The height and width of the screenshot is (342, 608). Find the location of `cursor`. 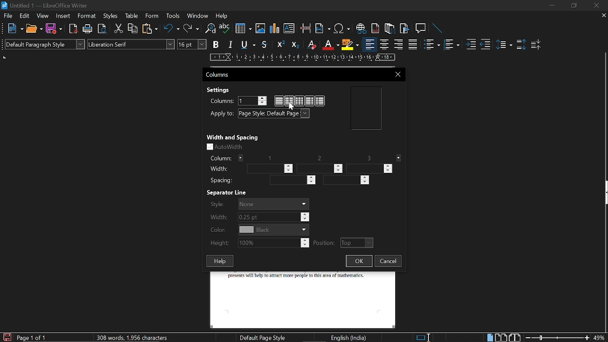

cursor is located at coordinates (292, 107).